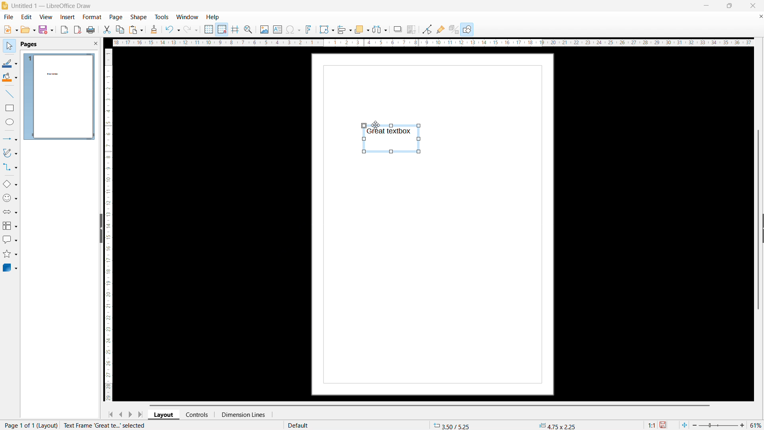 The image size is (764, 430). What do you see at coordinates (752, 6) in the screenshot?
I see `Close ` at bounding box center [752, 6].